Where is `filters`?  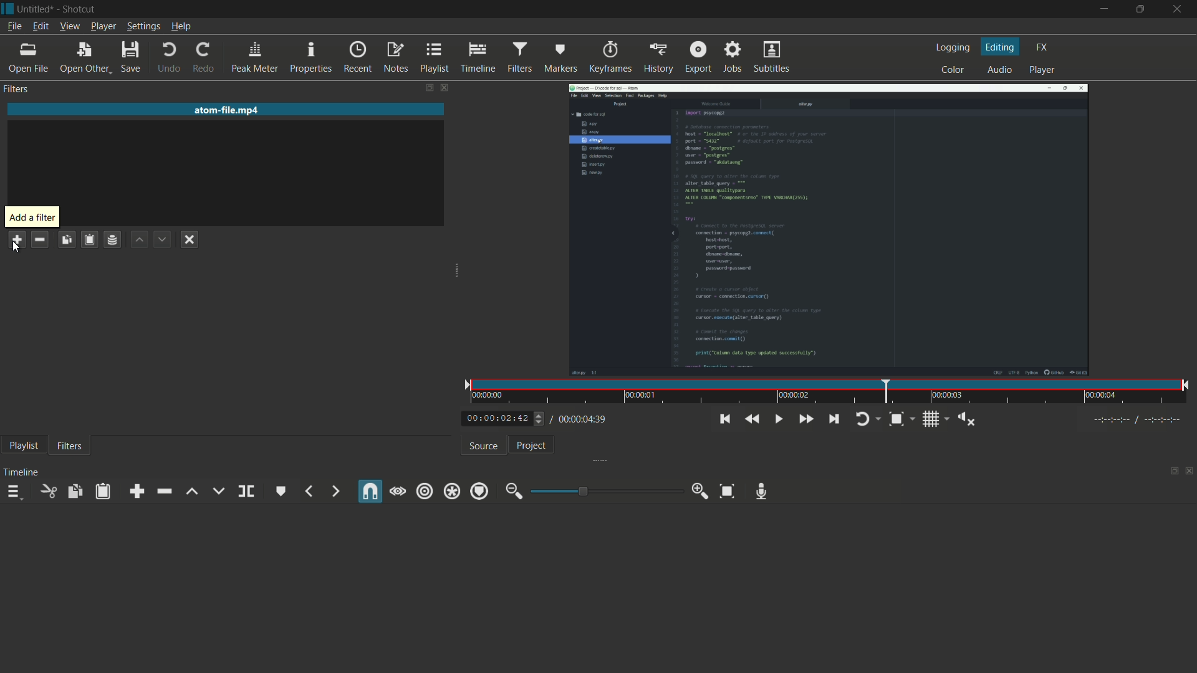 filters is located at coordinates (519, 56).